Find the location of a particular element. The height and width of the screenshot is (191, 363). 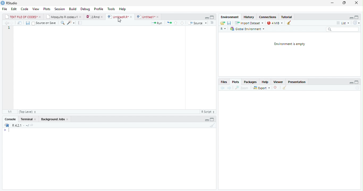

minimize is located at coordinates (332, 3).